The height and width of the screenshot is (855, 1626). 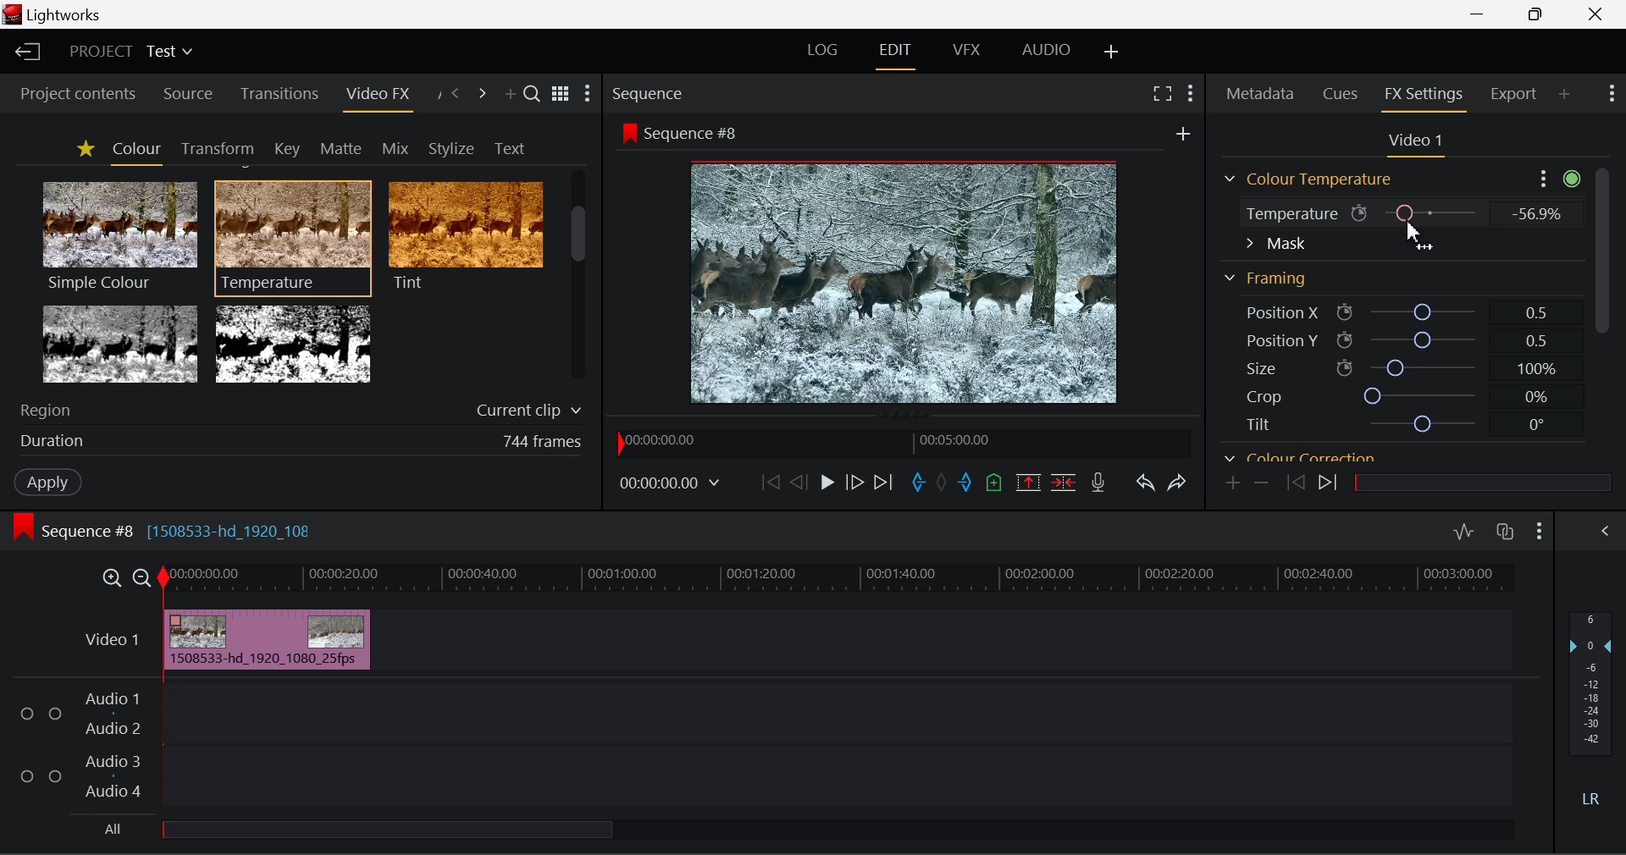 I want to click on Timeline Zoom In, so click(x=113, y=576).